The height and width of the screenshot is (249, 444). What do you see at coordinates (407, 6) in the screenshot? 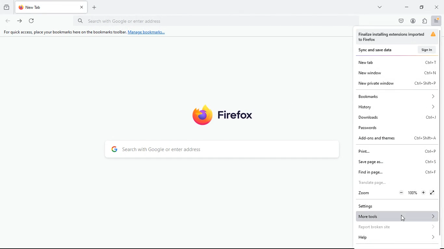
I see `minimize` at bounding box center [407, 6].